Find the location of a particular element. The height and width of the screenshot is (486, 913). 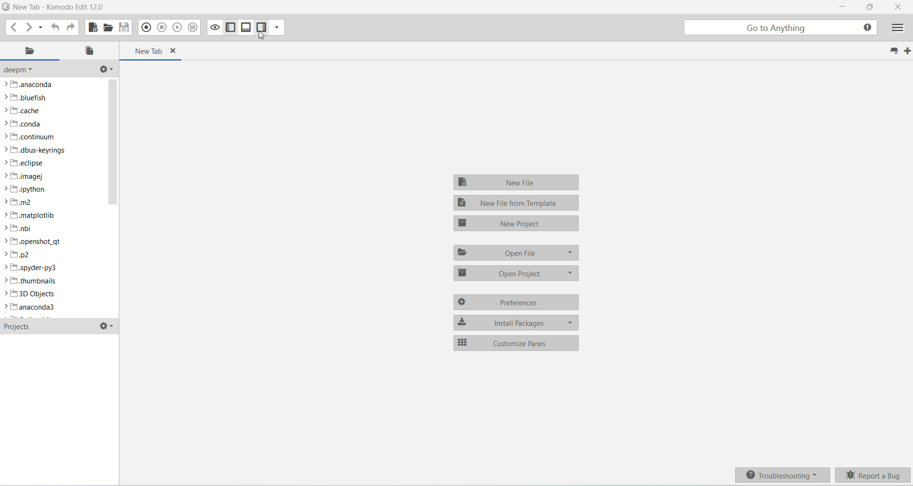

go forward one location is located at coordinates (28, 28).